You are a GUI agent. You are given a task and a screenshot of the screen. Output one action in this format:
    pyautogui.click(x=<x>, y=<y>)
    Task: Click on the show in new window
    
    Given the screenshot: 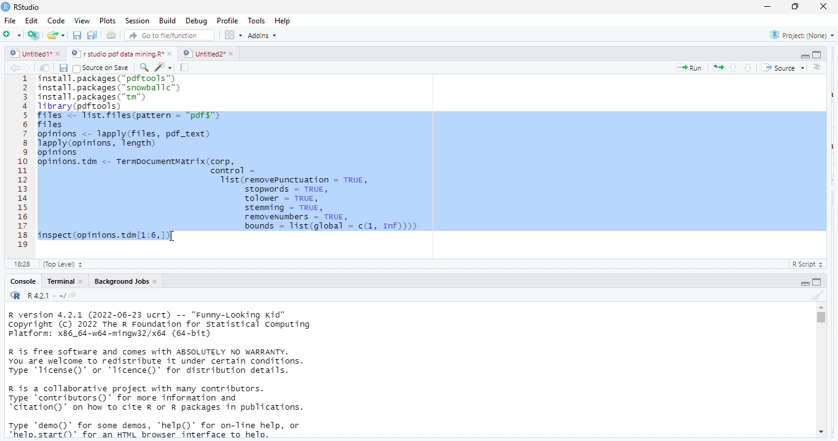 What is the action you would take?
    pyautogui.click(x=46, y=68)
    